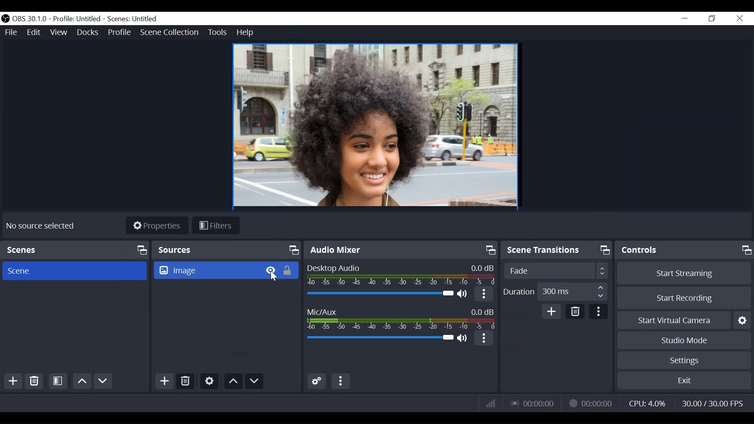  What do you see at coordinates (484, 293) in the screenshot?
I see `more options` at bounding box center [484, 293].